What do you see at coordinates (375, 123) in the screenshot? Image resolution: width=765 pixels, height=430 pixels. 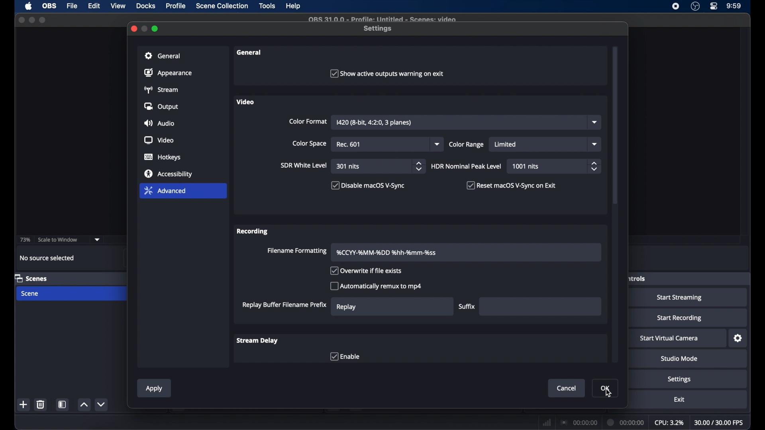 I see `I429` at bounding box center [375, 123].